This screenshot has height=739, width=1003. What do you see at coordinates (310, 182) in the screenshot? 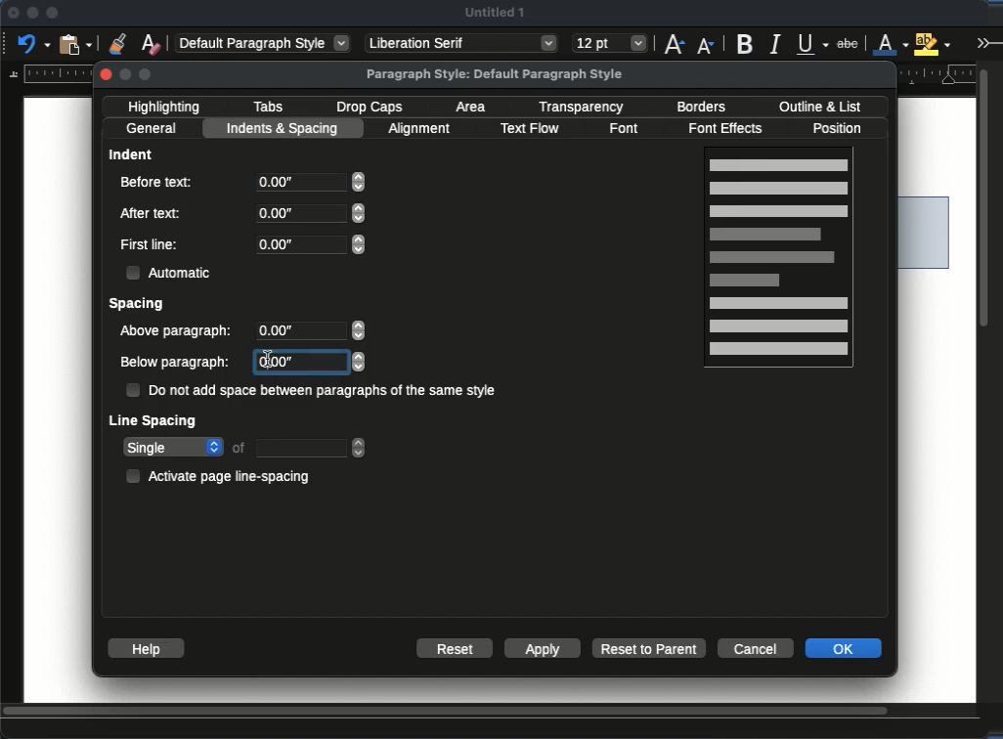
I see `0.00` at bounding box center [310, 182].